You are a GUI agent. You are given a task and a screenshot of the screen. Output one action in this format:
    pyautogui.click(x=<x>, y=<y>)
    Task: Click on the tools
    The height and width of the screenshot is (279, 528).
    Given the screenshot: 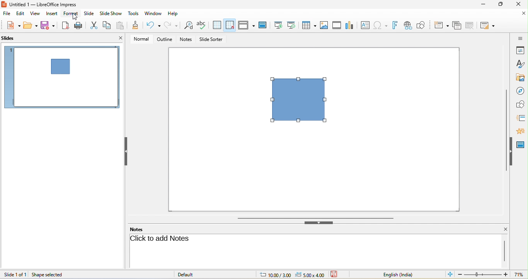 What is the action you would take?
    pyautogui.click(x=133, y=14)
    